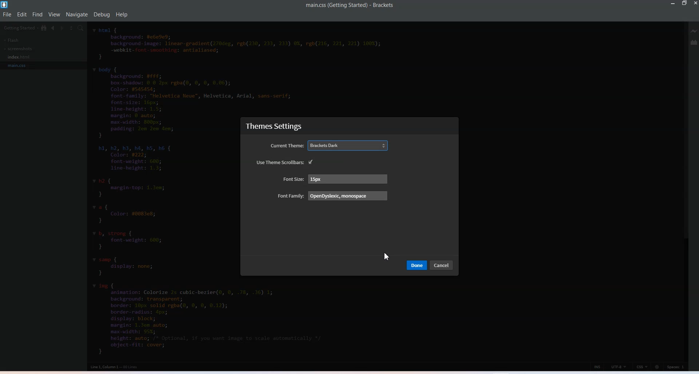 This screenshot has width=699, height=374. What do you see at coordinates (293, 179) in the screenshot?
I see `Font size` at bounding box center [293, 179].